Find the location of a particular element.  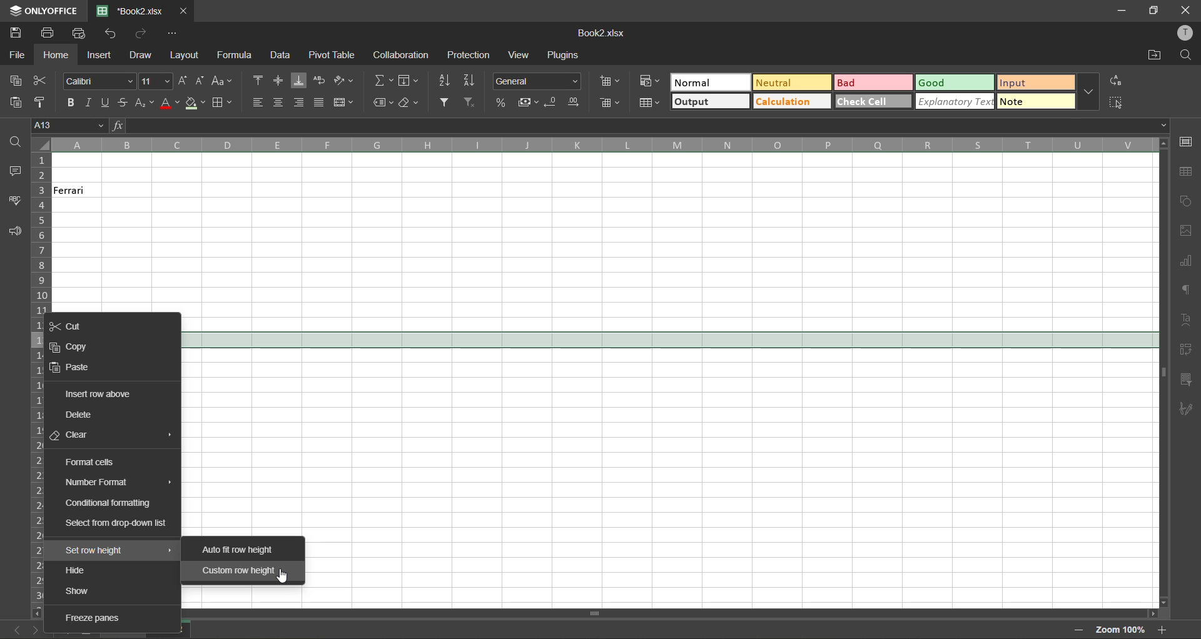

zoom in is located at coordinates (1165, 631).